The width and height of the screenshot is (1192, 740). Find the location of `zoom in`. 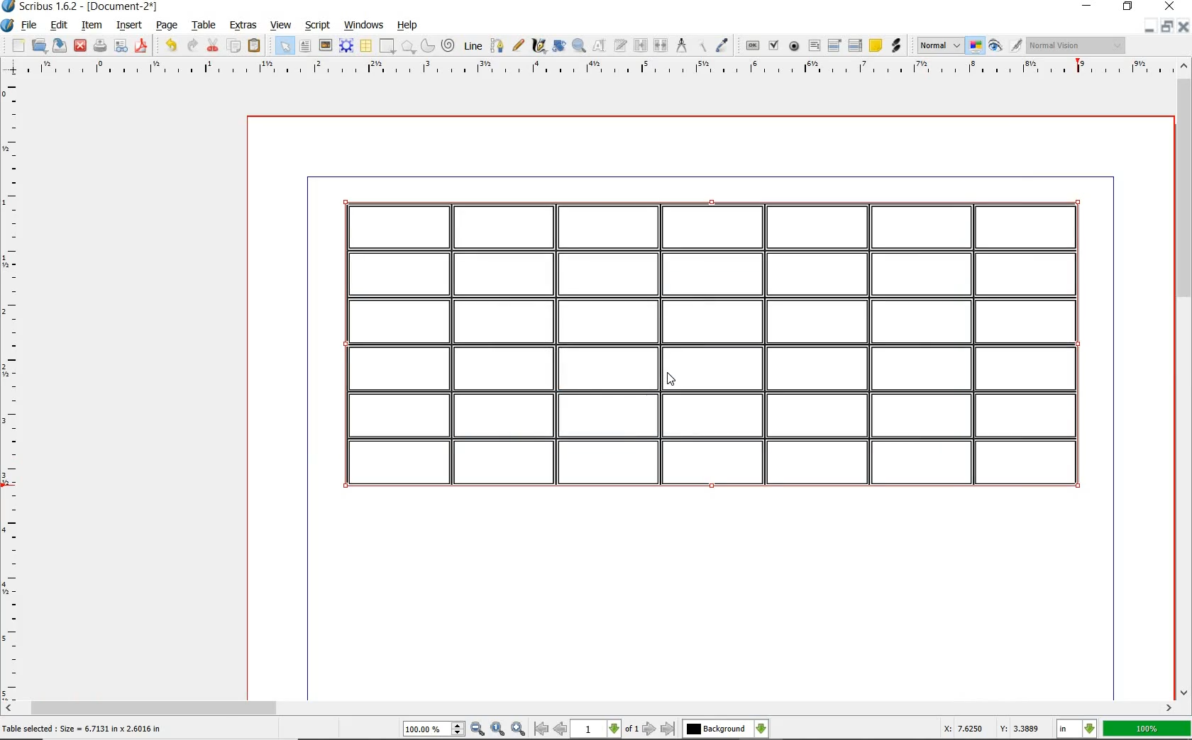

zoom in is located at coordinates (517, 729).